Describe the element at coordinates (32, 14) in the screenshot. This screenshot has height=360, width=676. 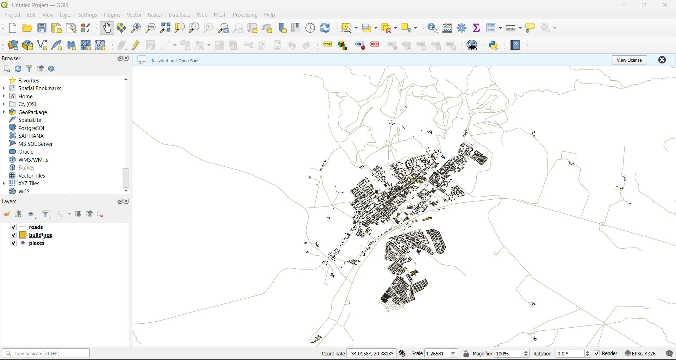
I see `edit` at that location.